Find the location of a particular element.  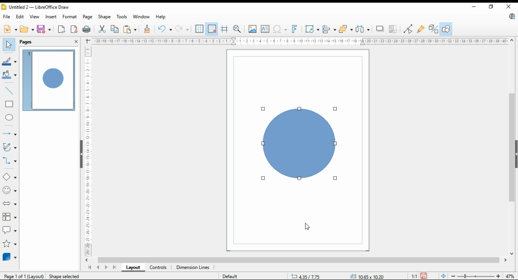

connectors is located at coordinates (10, 161).